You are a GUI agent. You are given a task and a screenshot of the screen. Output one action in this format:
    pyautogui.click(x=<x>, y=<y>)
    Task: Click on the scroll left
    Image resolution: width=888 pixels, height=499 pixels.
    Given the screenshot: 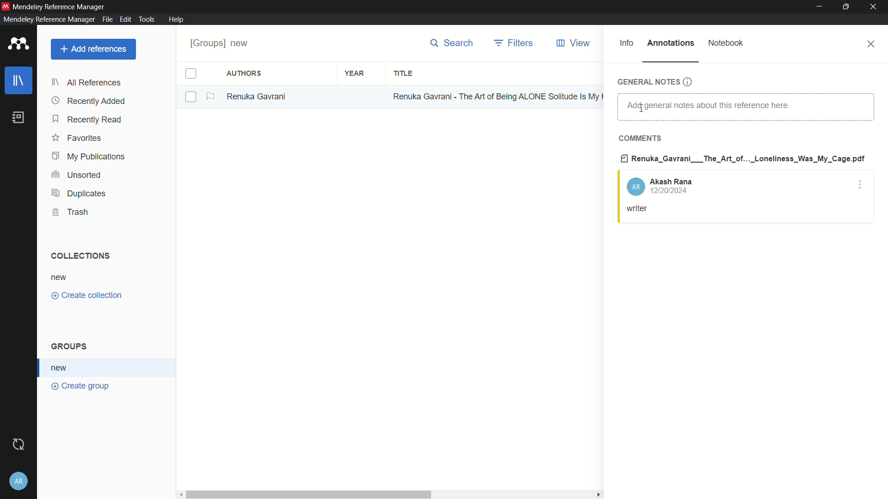 What is the action you would take?
    pyautogui.click(x=179, y=493)
    